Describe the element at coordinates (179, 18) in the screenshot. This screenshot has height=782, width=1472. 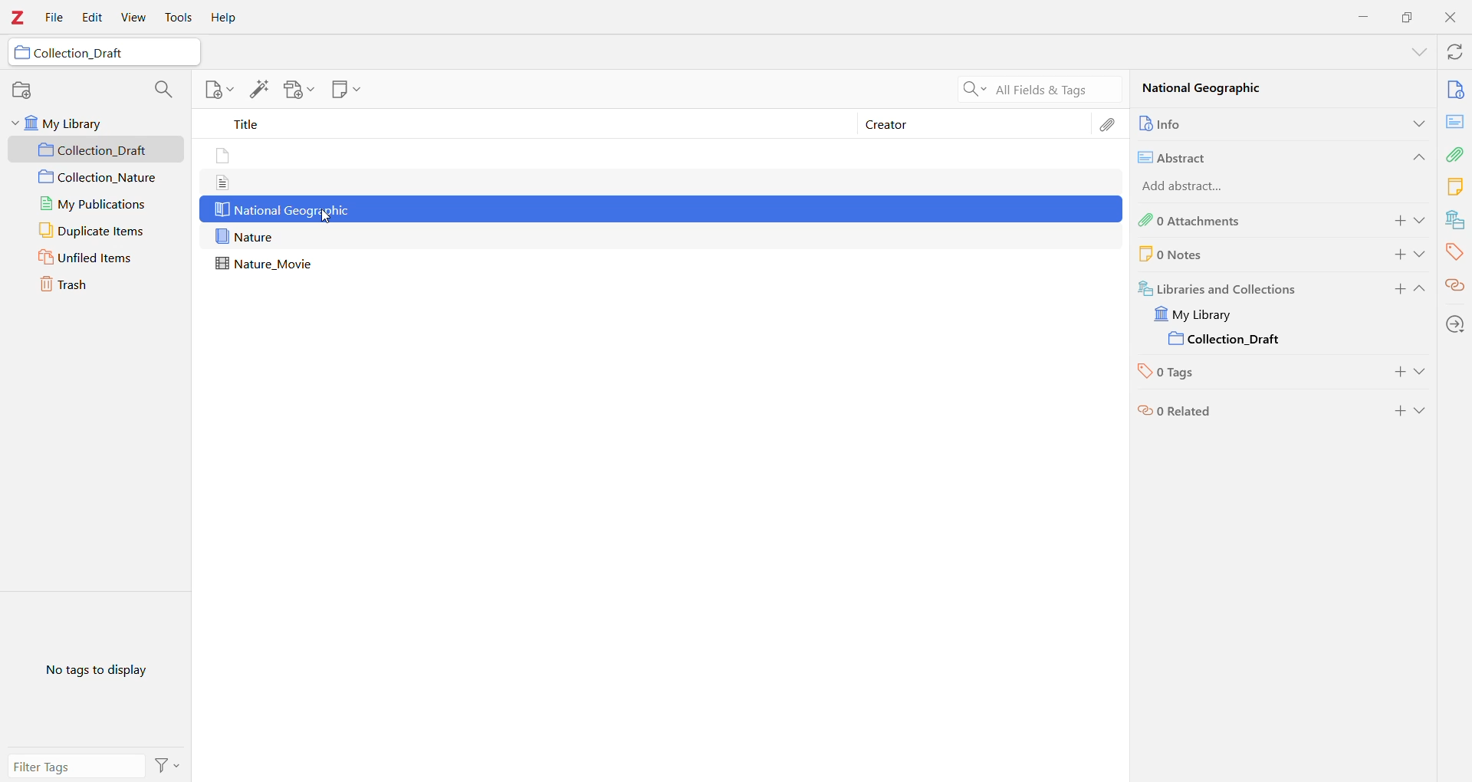
I see `Tools` at that location.